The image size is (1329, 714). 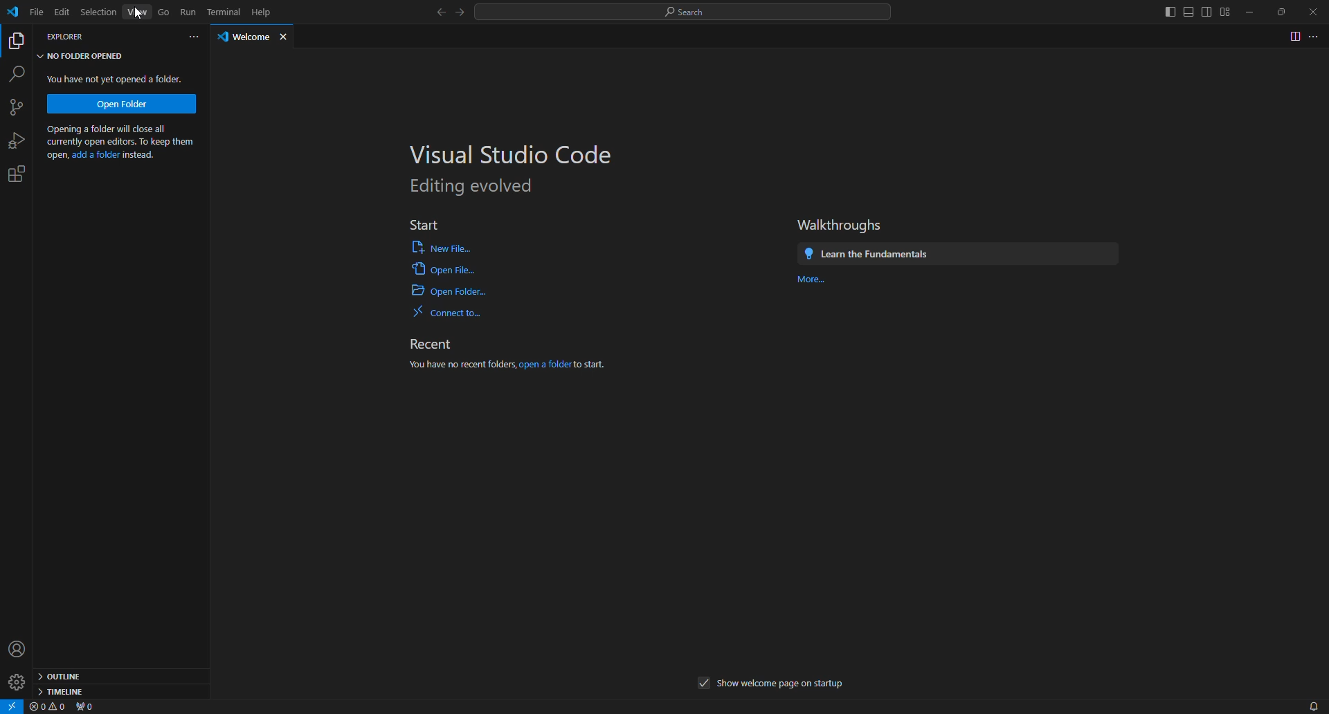 What do you see at coordinates (46, 707) in the screenshot?
I see `warnings` at bounding box center [46, 707].